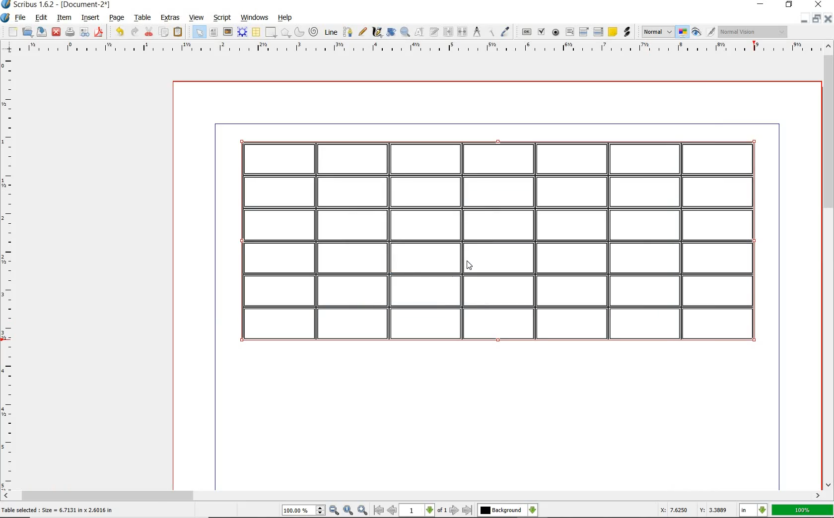 The image size is (834, 518). What do you see at coordinates (804, 18) in the screenshot?
I see `minimize` at bounding box center [804, 18].